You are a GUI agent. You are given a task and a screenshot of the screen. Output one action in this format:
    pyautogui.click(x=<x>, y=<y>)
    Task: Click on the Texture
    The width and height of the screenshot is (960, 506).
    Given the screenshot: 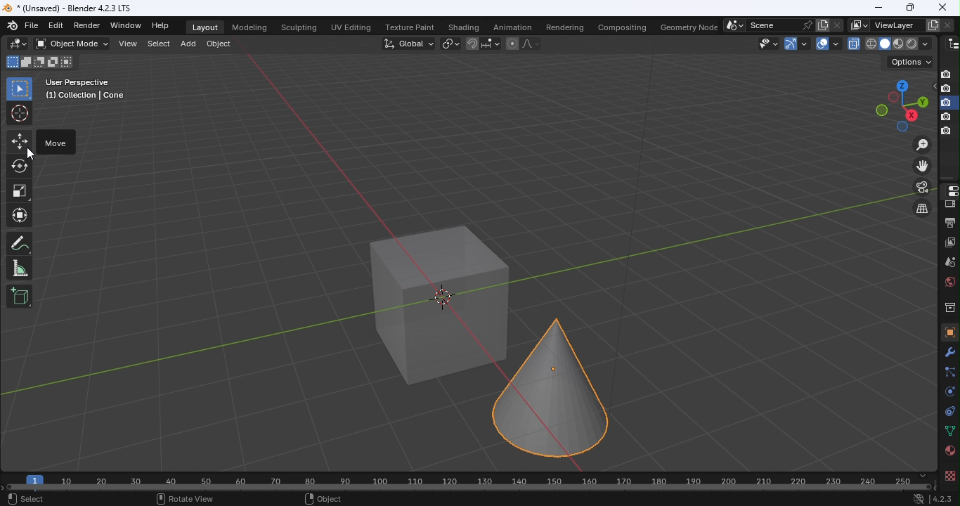 What is the action you would take?
    pyautogui.click(x=949, y=476)
    